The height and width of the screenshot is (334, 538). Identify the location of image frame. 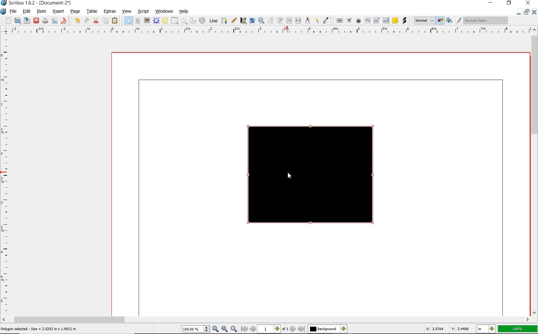
(147, 21).